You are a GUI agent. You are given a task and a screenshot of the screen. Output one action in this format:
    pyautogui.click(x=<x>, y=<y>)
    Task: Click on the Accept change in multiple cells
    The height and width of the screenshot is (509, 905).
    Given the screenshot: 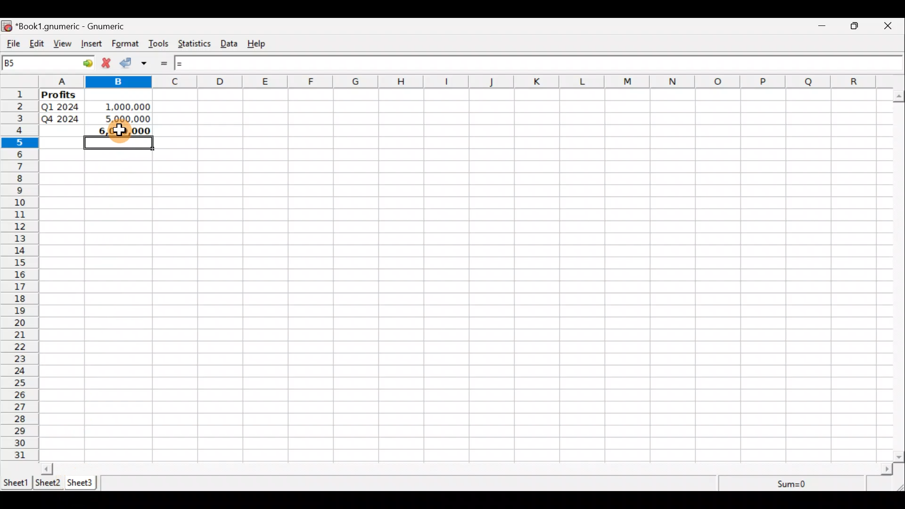 What is the action you would take?
    pyautogui.click(x=148, y=63)
    